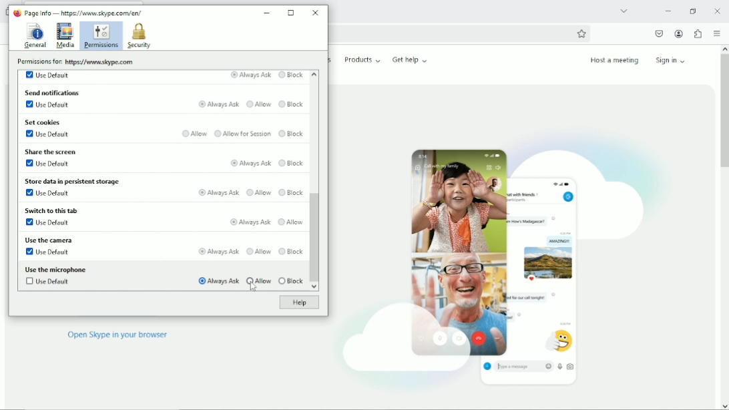 This screenshot has height=410, width=729. What do you see at coordinates (218, 192) in the screenshot?
I see `Always ask` at bounding box center [218, 192].